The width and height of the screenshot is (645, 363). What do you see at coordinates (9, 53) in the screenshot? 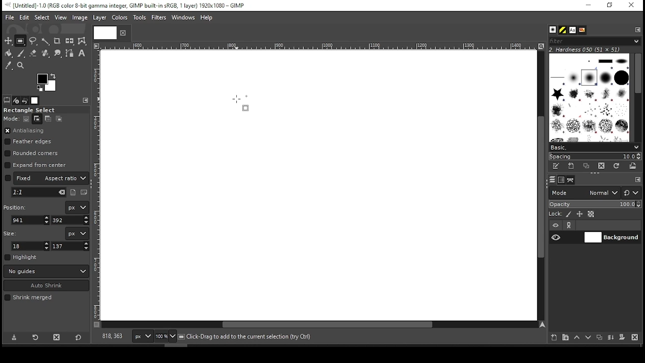
I see `paint bucket tool` at bounding box center [9, 53].